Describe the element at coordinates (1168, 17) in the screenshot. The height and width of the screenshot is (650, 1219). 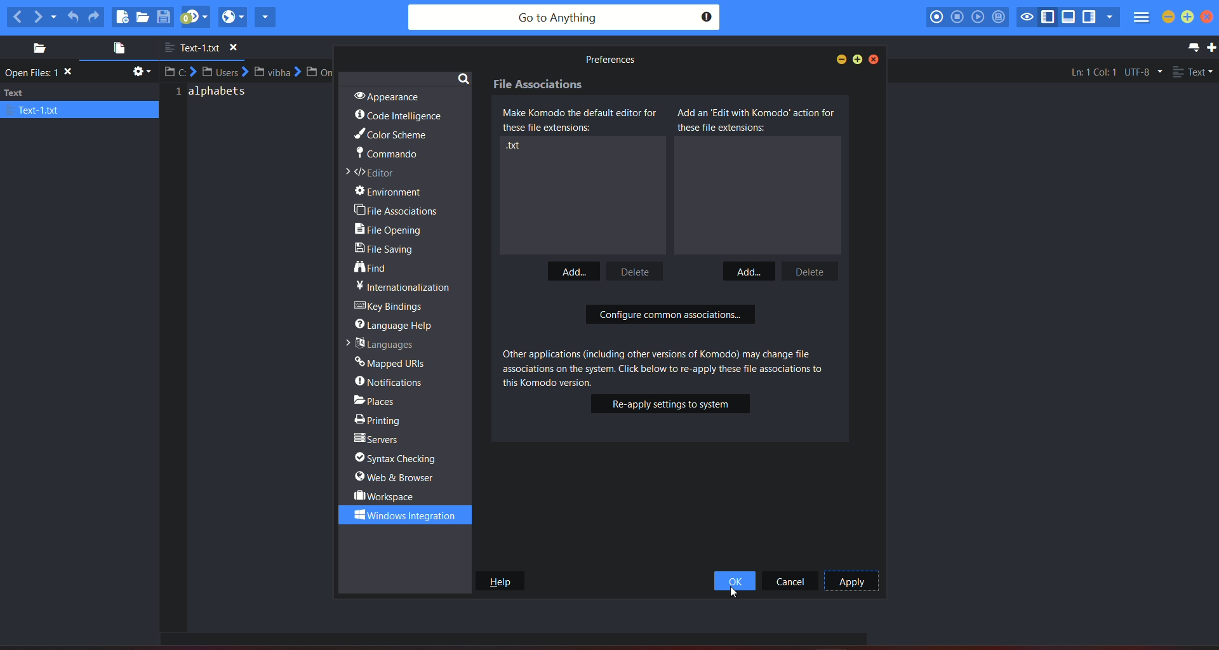
I see `minimize` at that location.